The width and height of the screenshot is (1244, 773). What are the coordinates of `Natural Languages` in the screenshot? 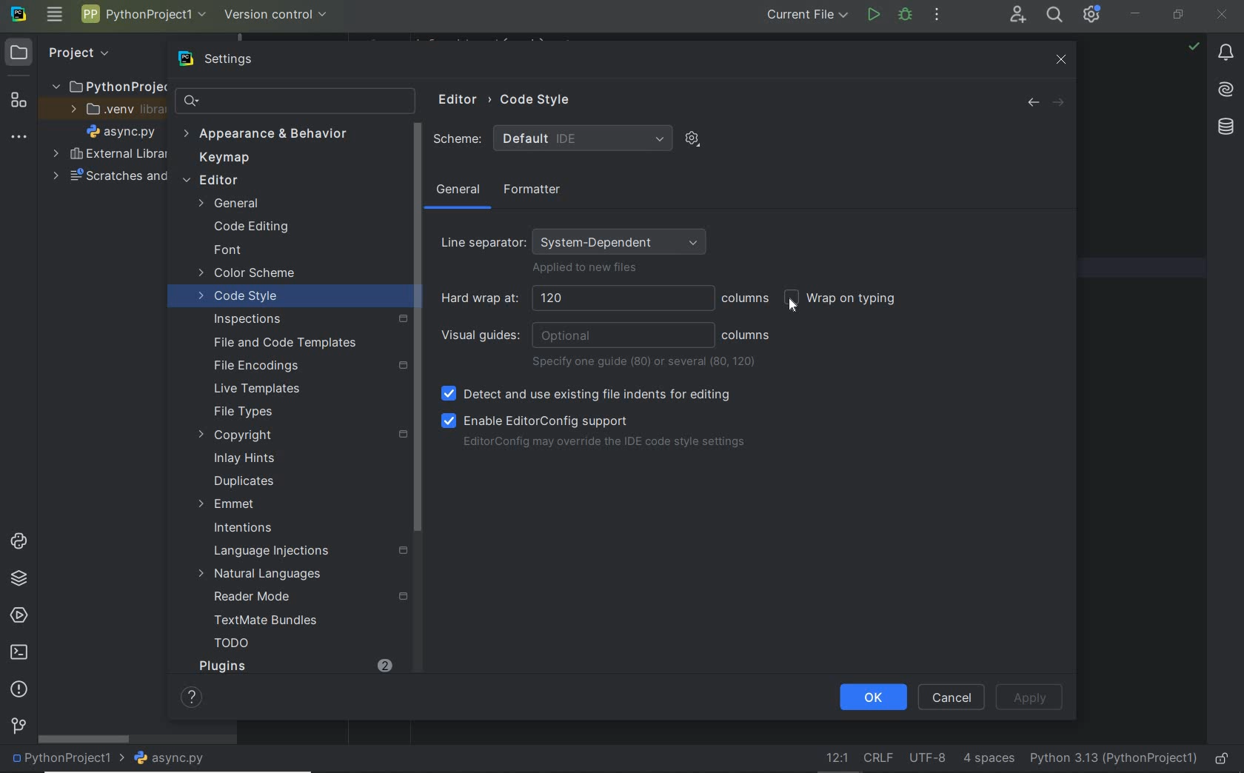 It's located at (261, 575).